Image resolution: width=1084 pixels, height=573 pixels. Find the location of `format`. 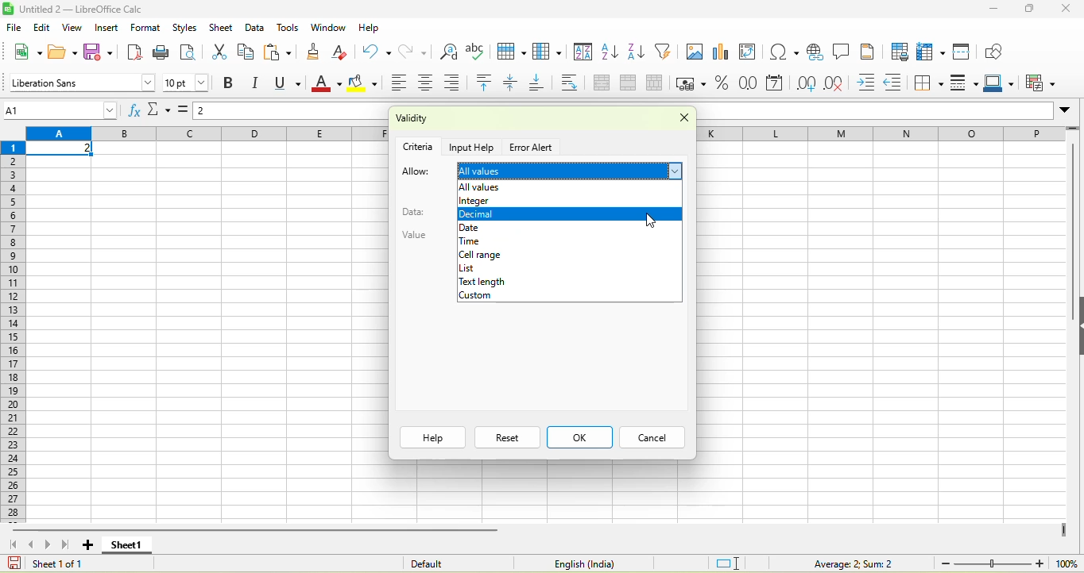

format is located at coordinates (148, 27).